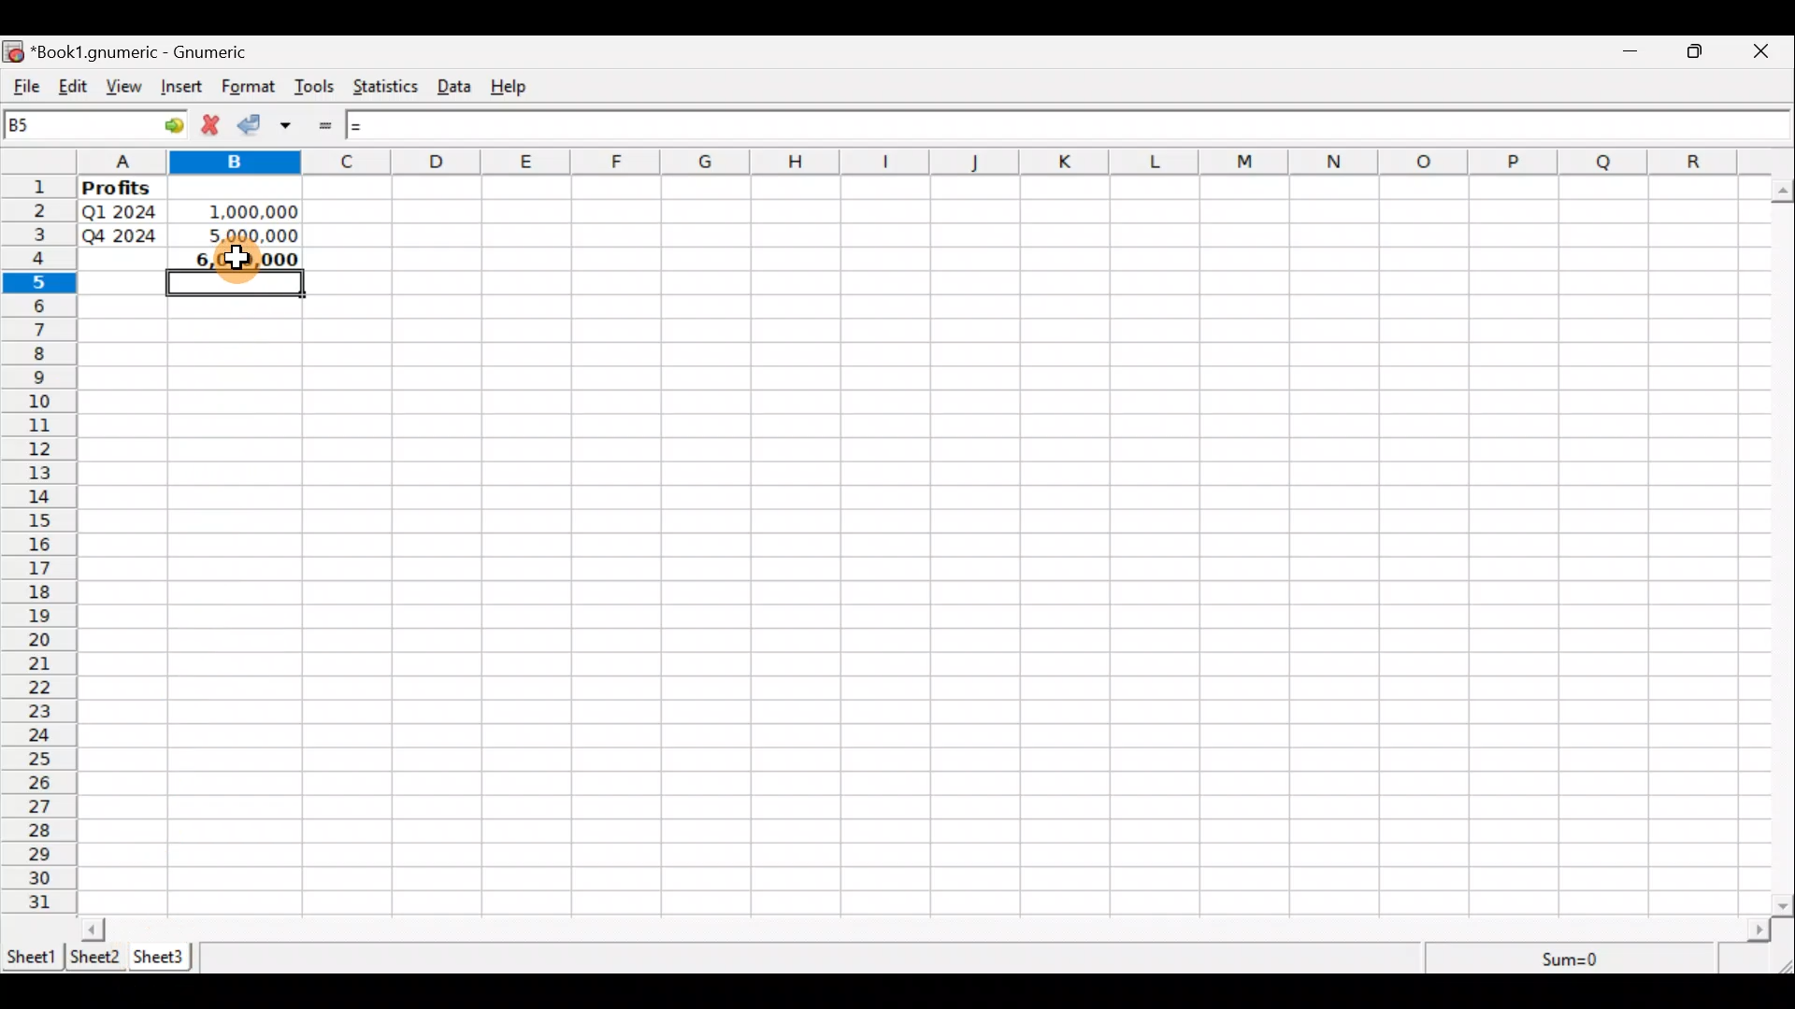 Image resolution: width=1795 pixels, height=1009 pixels. Describe the element at coordinates (909, 162) in the screenshot. I see `alphabets row` at that location.